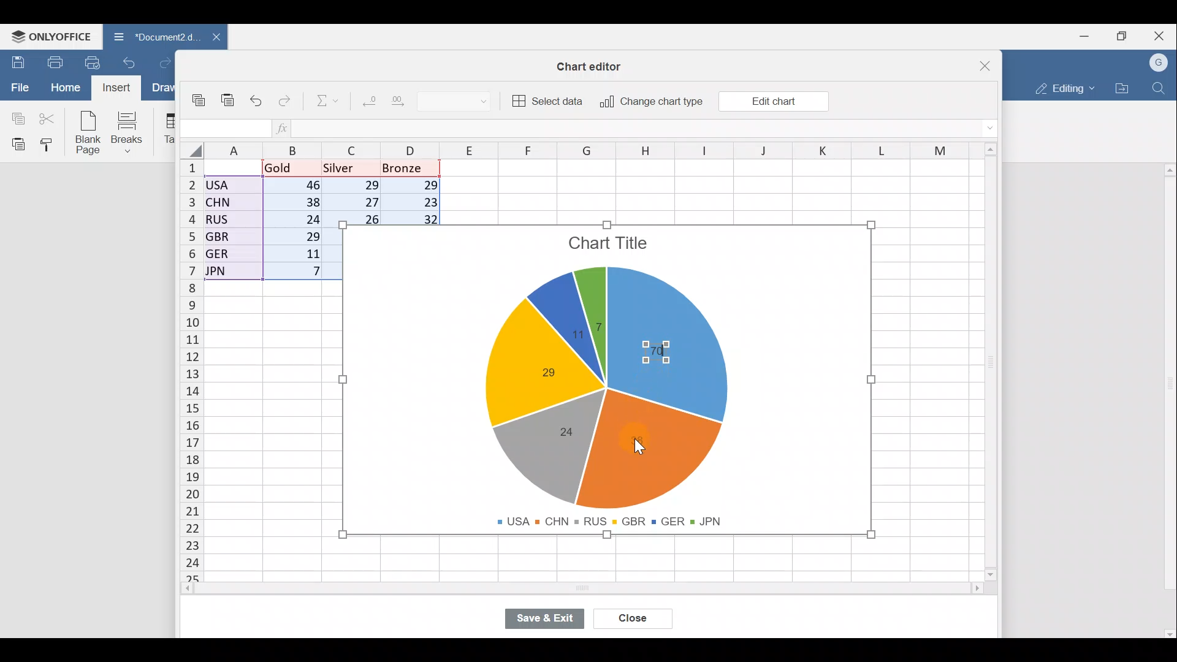 The width and height of the screenshot is (1177, 662). What do you see at coordinates (192, 363) in the screenshot?
I see `Rows` at bounding box center [192, 363].